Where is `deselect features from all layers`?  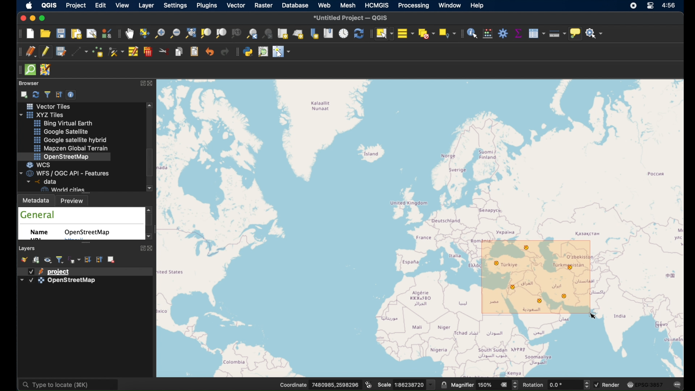
deselect features from all layers is located at coordinates (426, 34).